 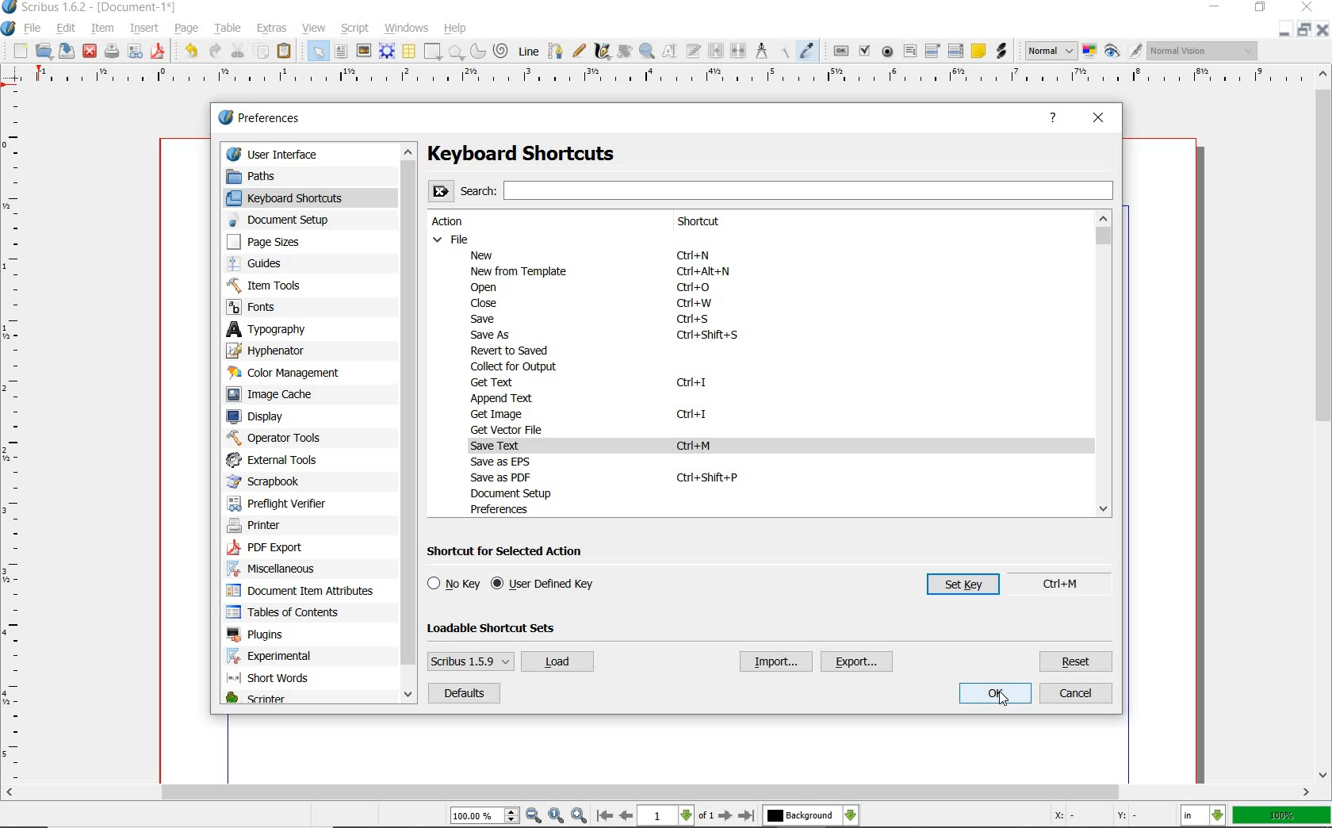 I want to click on line, so click(x=527, y=52).